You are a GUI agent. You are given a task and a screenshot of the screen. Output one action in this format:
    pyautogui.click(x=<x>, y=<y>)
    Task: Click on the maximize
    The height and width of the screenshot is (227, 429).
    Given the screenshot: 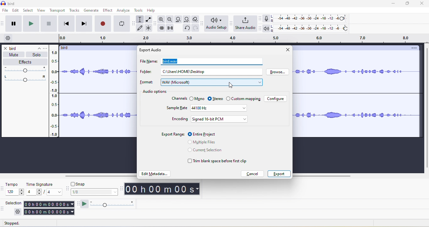 What is the action you would take?
    pyautogui.click(x=410, y=5)
    